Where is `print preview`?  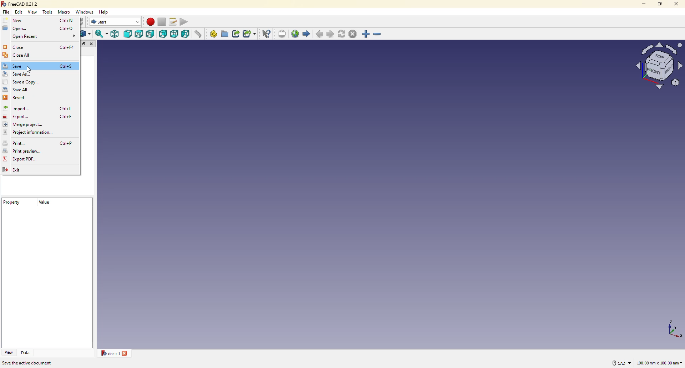
print preview is located at coordinates (22, 152).